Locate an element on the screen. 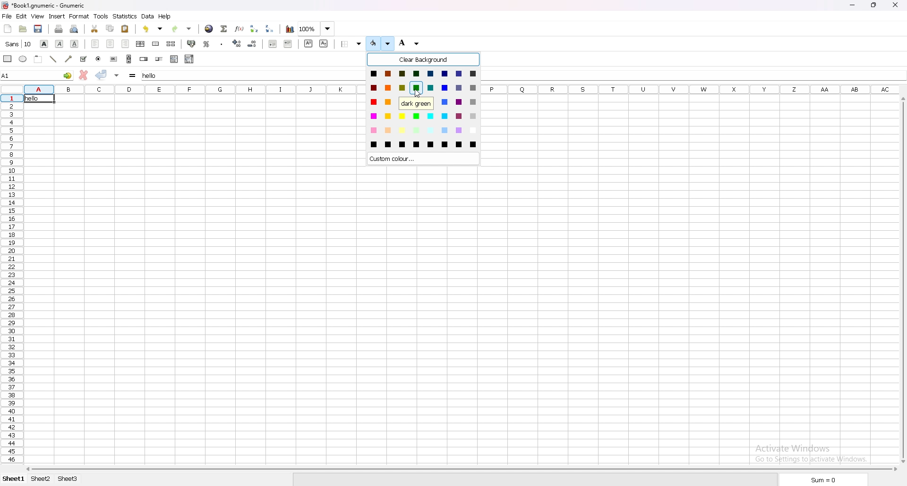 The height and width of the screenshot is (486, 907). help is located at coordinates (165, 17).